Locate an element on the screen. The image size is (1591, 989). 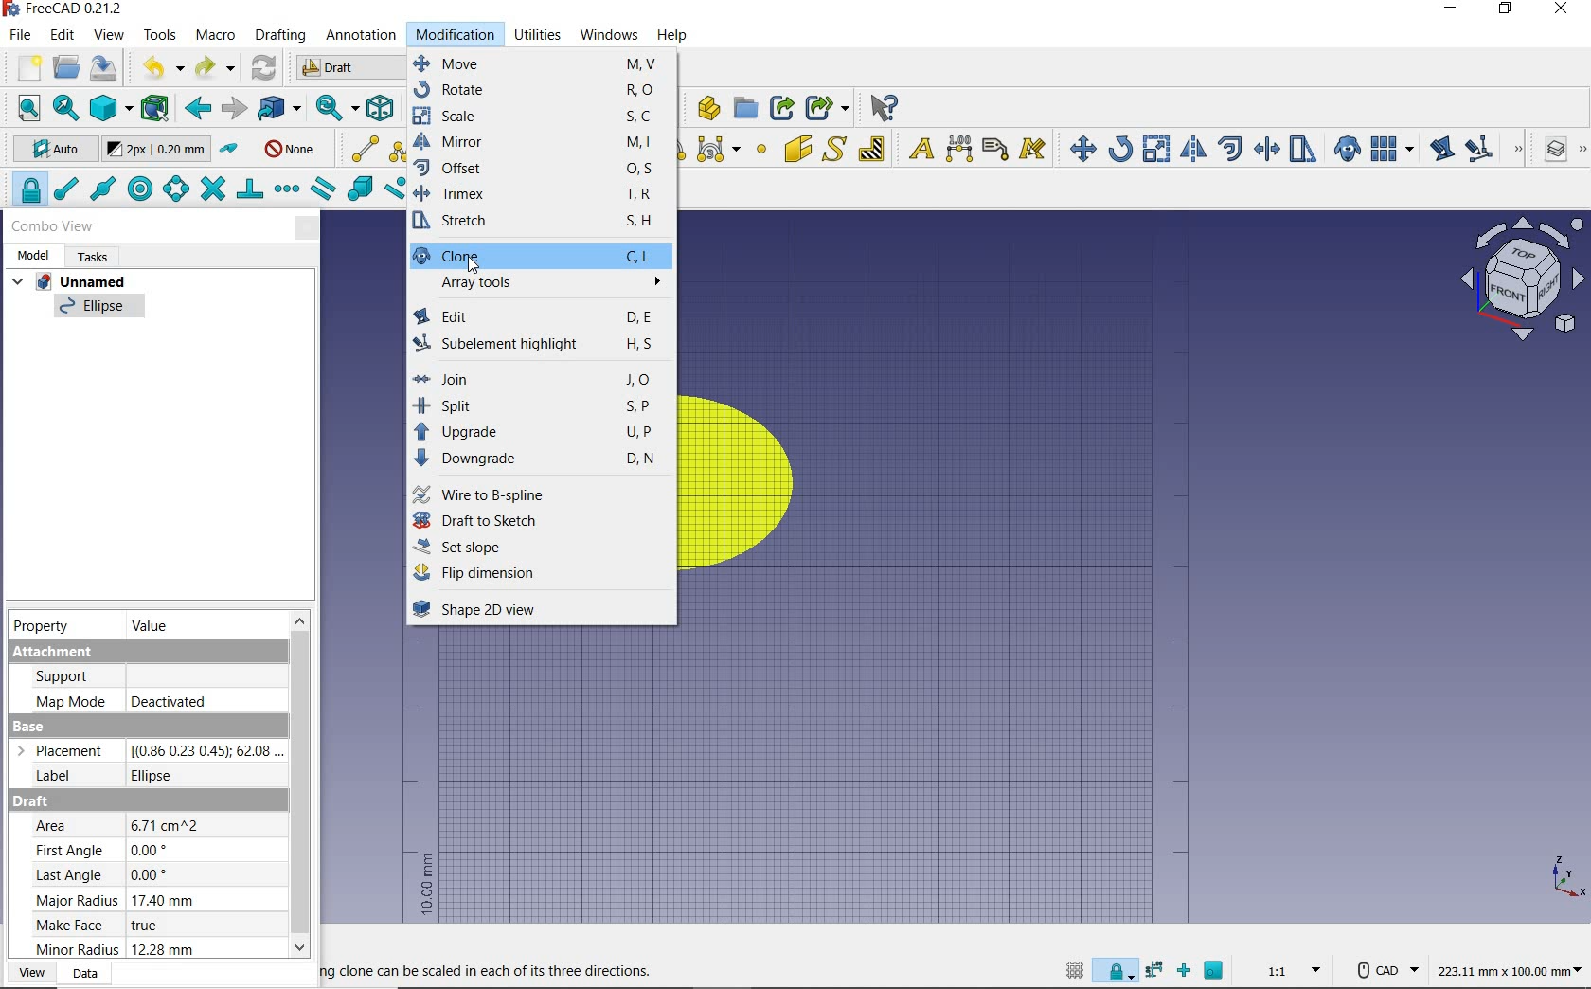
Utilities is located at coordinates (539, 35).